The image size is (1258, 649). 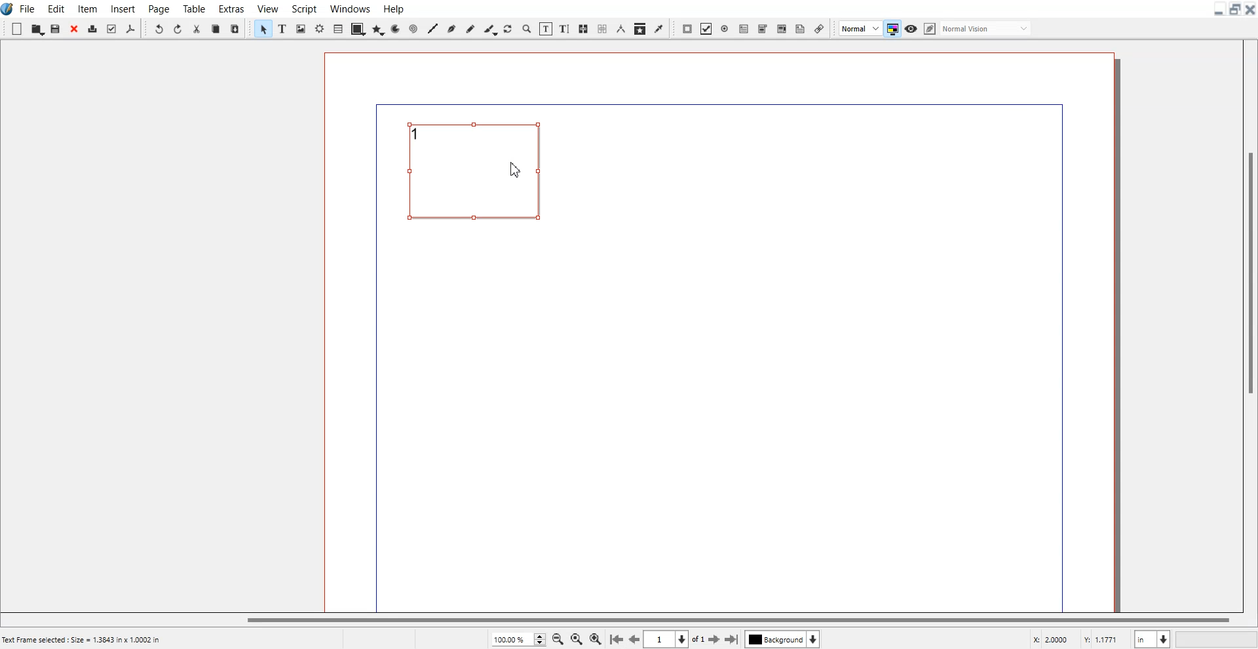 I want to click on Print, so click(x=94, y=28).